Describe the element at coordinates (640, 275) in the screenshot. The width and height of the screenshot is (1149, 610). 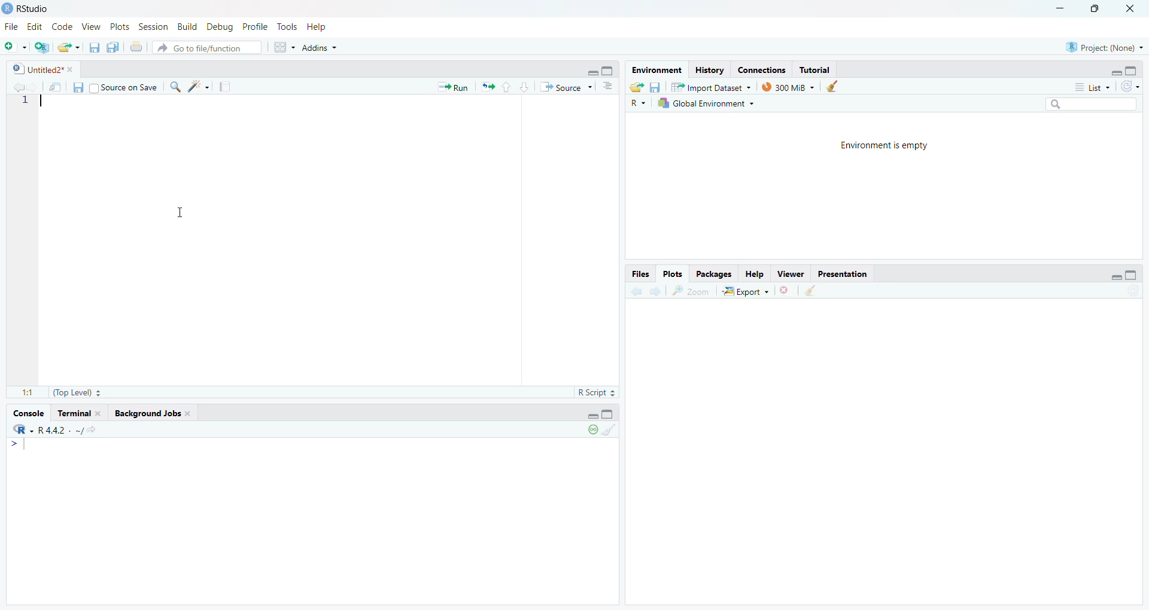
I see `Files` at that location.